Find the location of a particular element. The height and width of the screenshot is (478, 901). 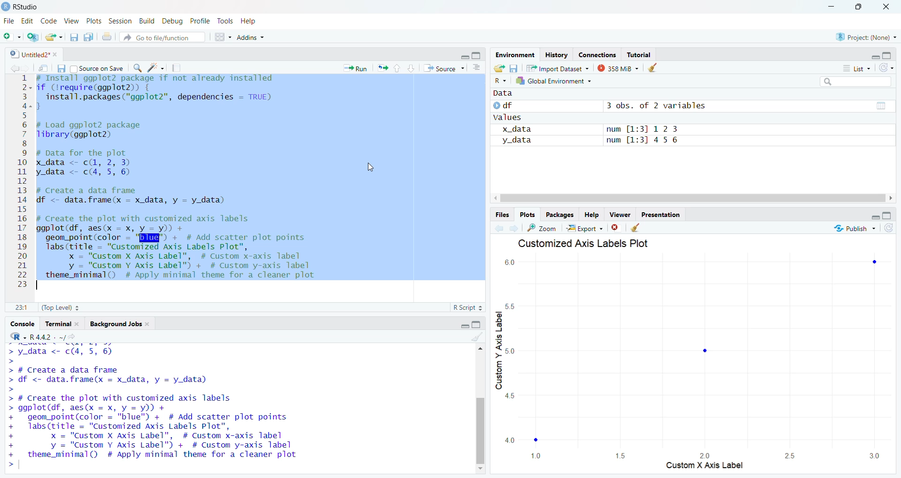

maximise is located at coordinates (476, 56).